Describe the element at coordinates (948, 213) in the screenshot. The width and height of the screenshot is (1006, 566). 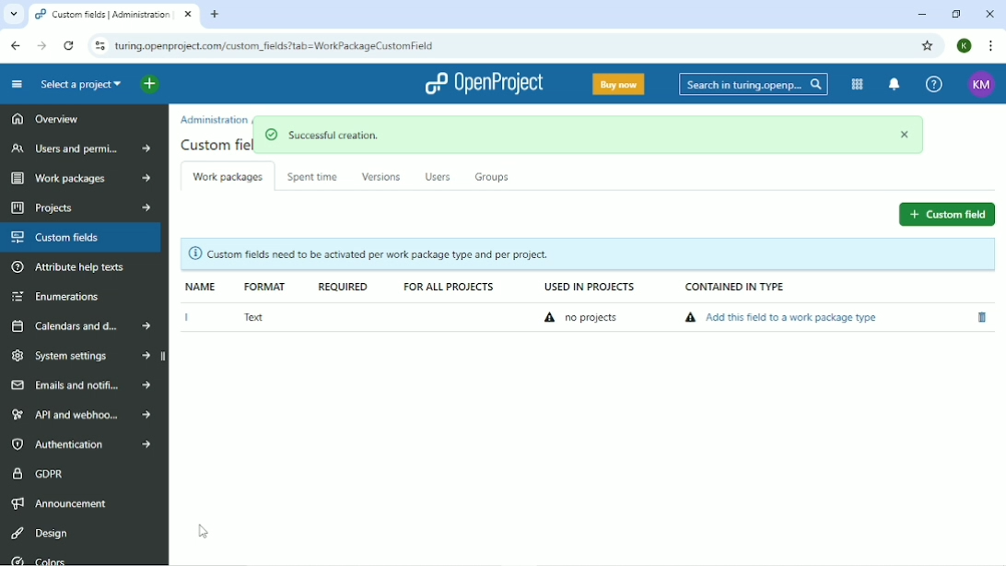
I see `Custom field` at that location.